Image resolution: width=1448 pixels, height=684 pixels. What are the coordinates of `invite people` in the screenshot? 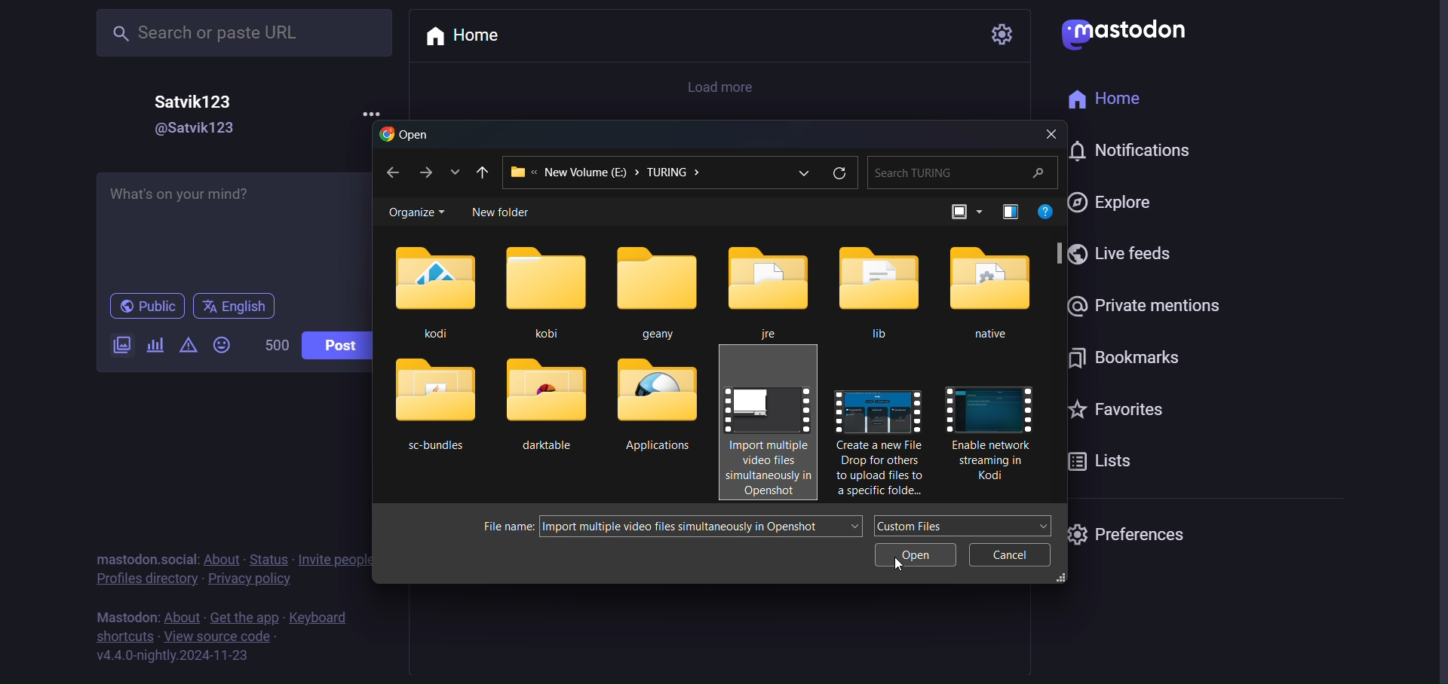 It's located at (338, 560).